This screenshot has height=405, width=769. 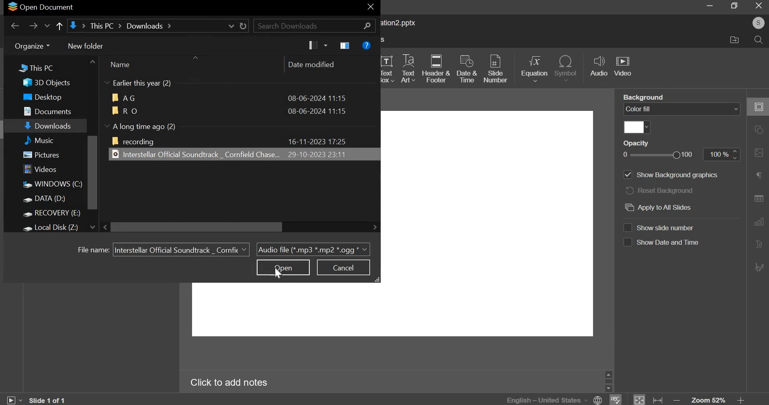 What do you see at coordinates (716, 154) in the screenshot?
I see `100%` at bounding box center [716, 154].